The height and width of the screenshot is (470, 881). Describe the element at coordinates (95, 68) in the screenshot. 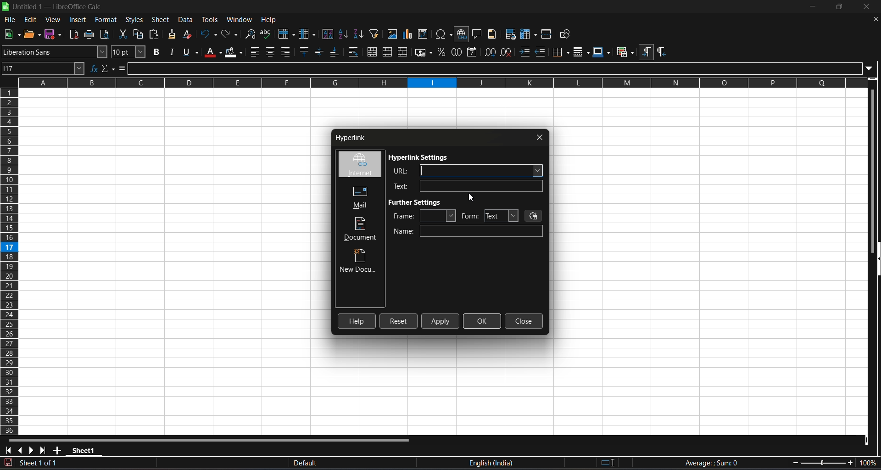

I see `function wizard` at that location.